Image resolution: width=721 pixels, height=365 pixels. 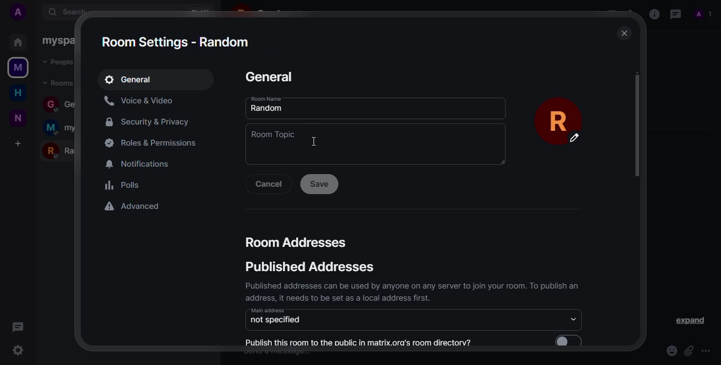 What do you see at coordinates (687, 351) in the screenshot?
I see `attach` at bounding box center [687, 351].